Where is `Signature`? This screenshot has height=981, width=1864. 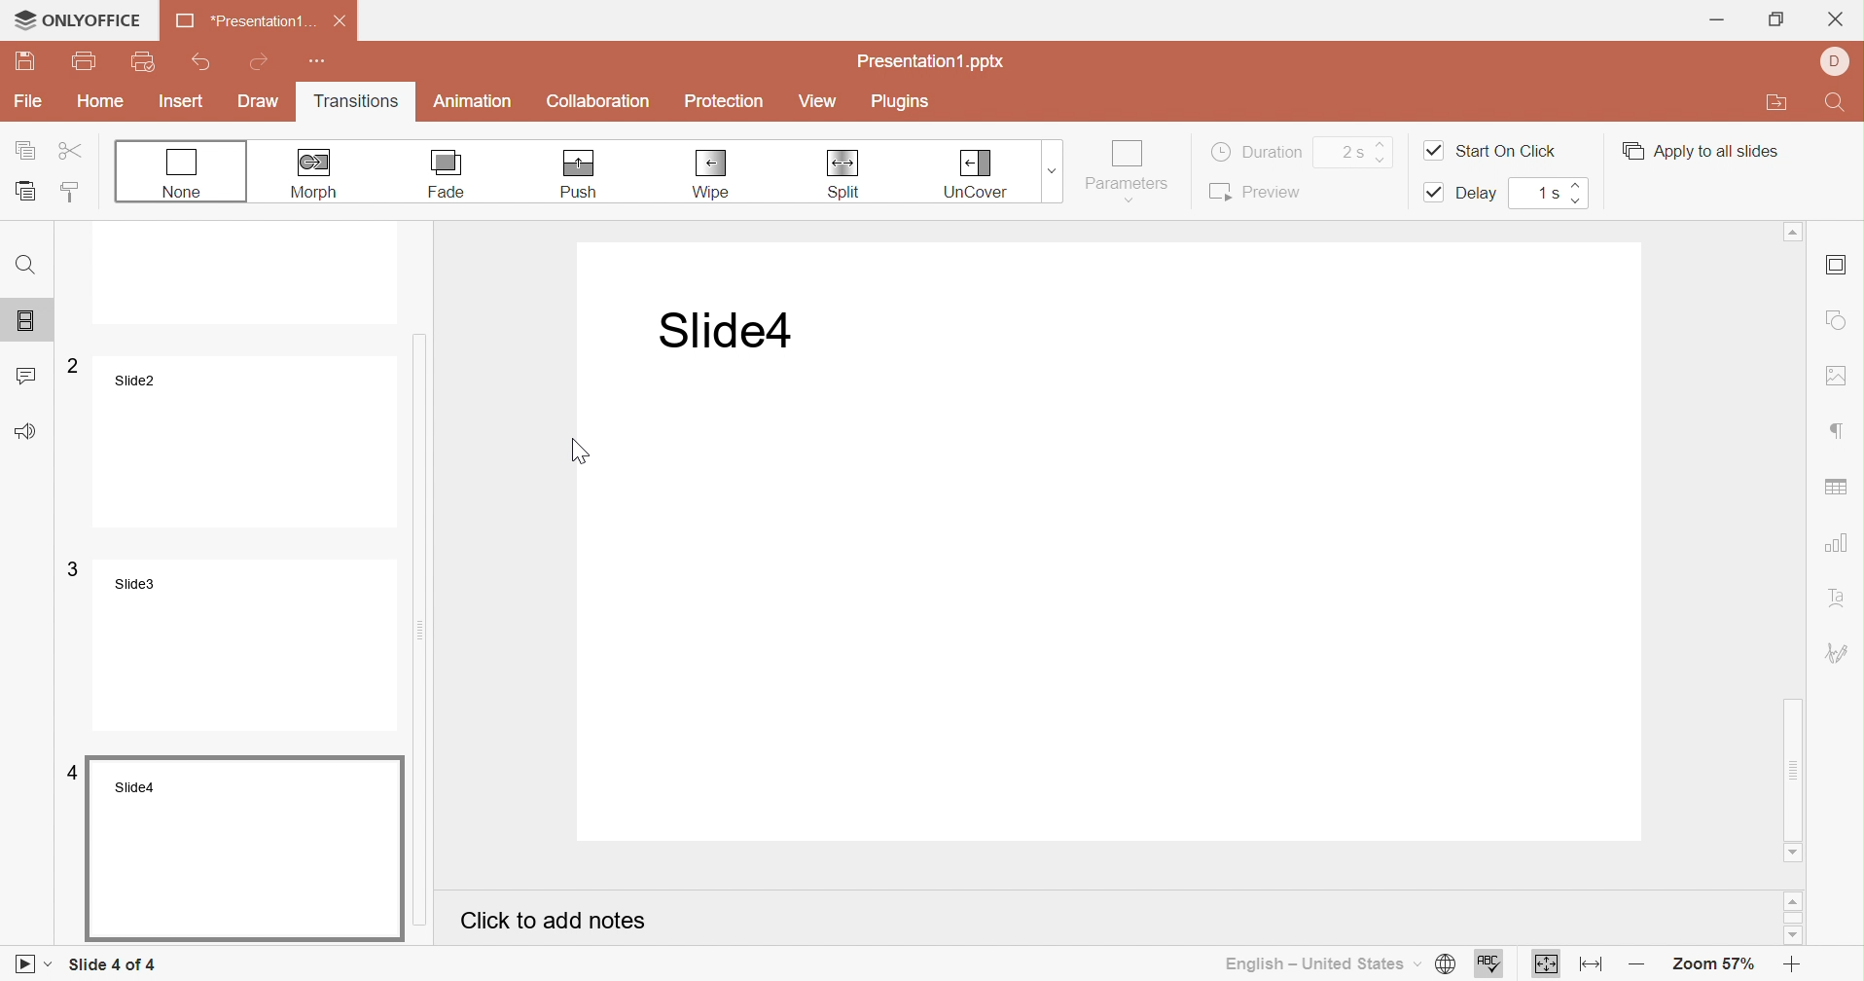 Signature is located at coordinates (1842, 654).